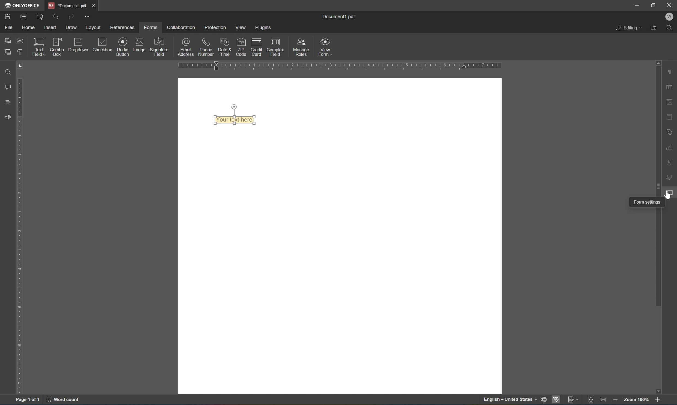 Image resolution: width=677 pixels, height=405 pixels. Describe the element at coordinates (234, 119) in the screenshot. I see `text field` at that location.